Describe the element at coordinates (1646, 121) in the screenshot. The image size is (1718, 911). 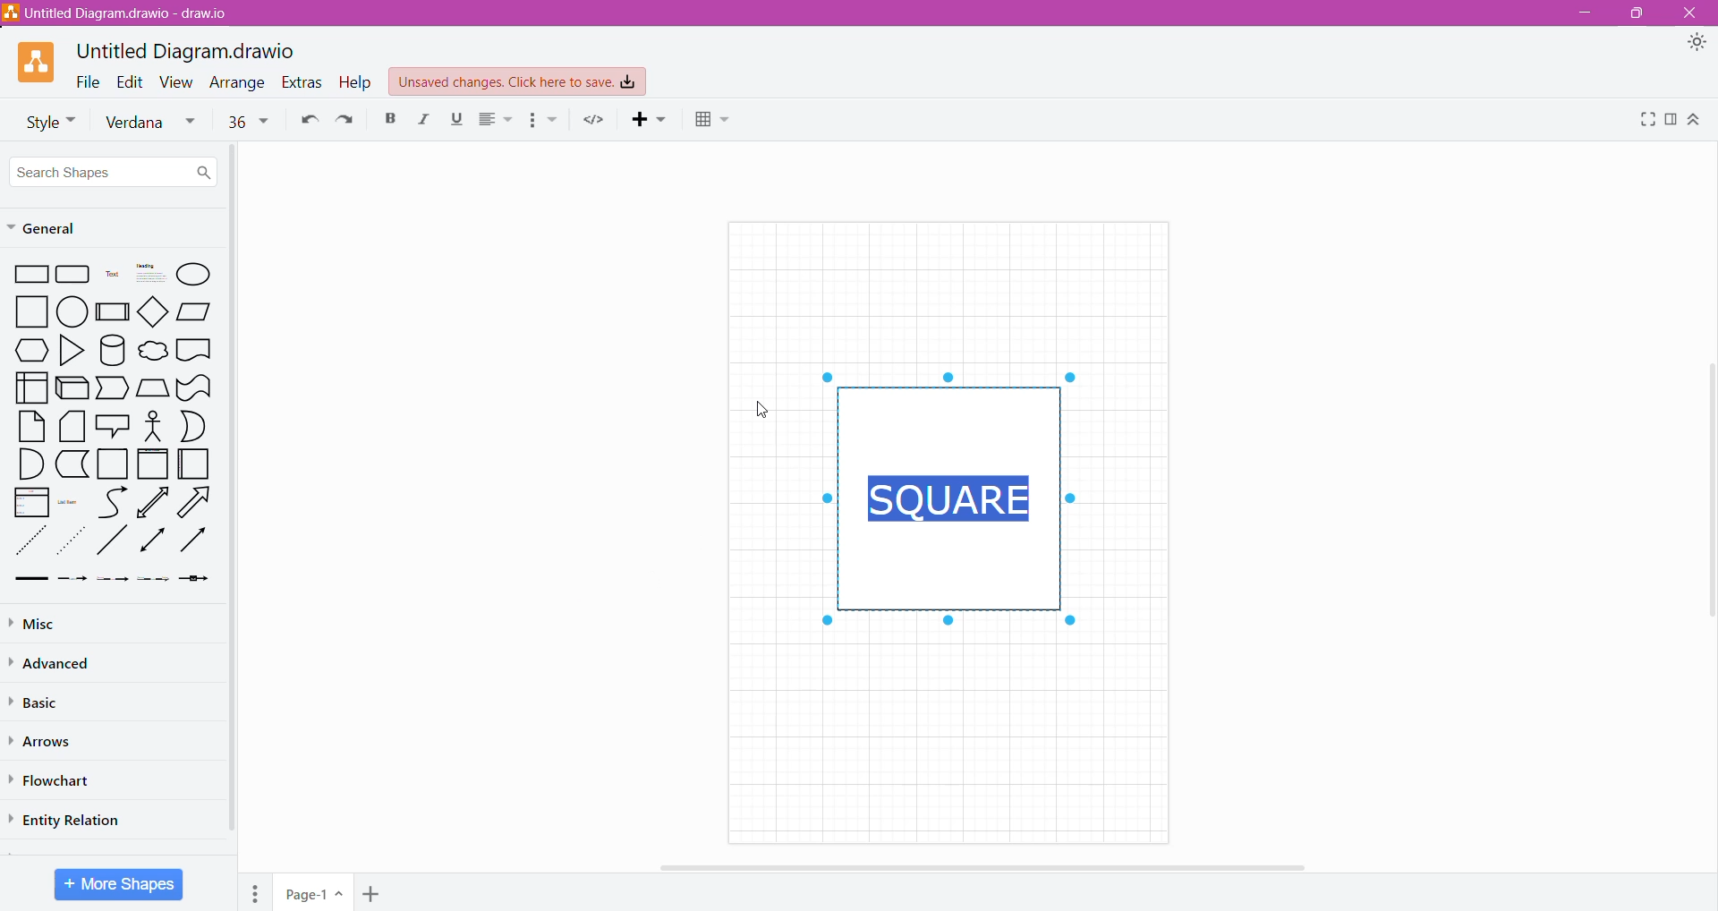
I see `Fullscreen` at that location.